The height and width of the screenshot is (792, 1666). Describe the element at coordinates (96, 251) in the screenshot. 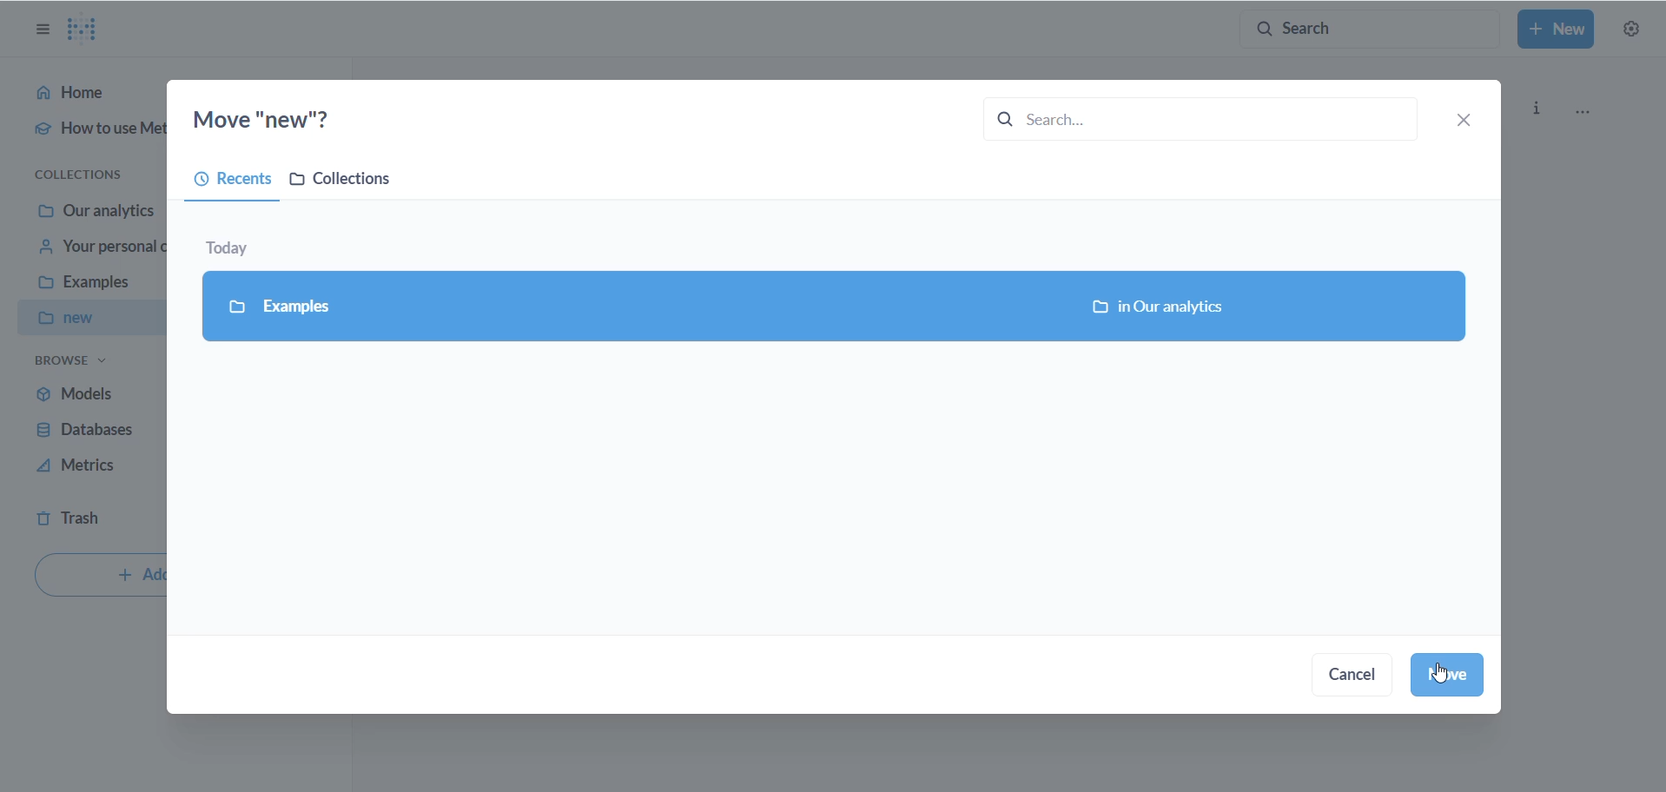

I see `your personal collection` at that location.